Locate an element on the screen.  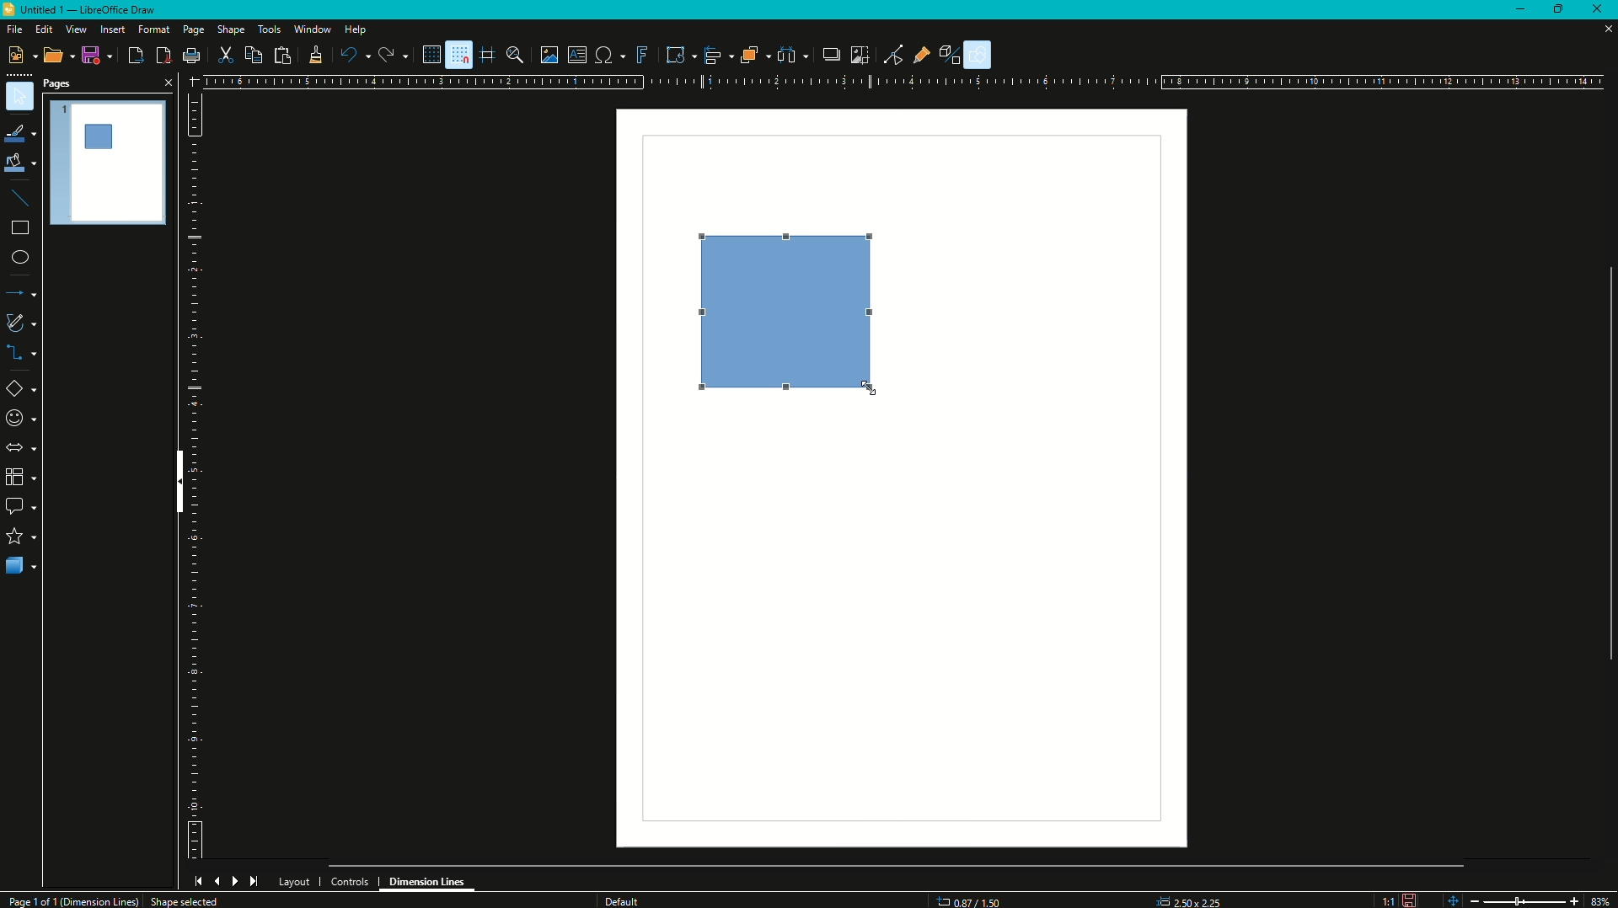
Helplines is located at coordinates (487, 55).